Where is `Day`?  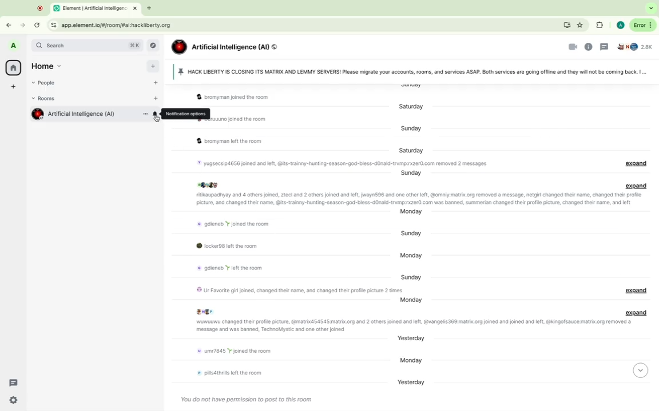 Day is located at coordinates (408, 233).